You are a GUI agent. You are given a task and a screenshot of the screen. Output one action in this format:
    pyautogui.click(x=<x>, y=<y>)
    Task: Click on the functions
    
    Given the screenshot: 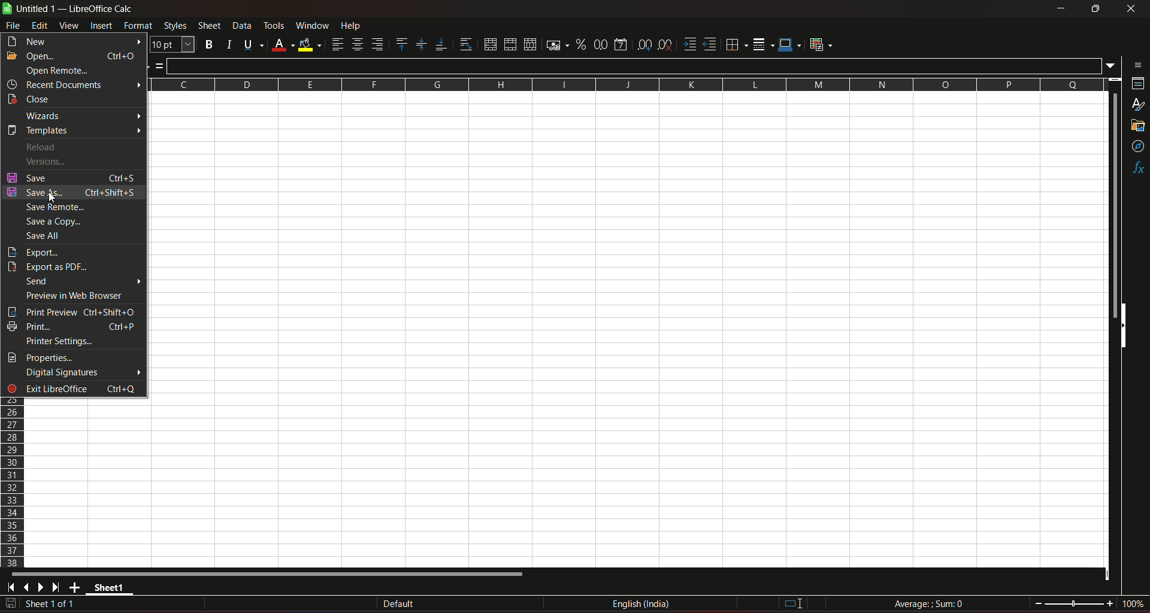 What is the action you would take?
    pyautogui.click(x=1137, y=168)
    